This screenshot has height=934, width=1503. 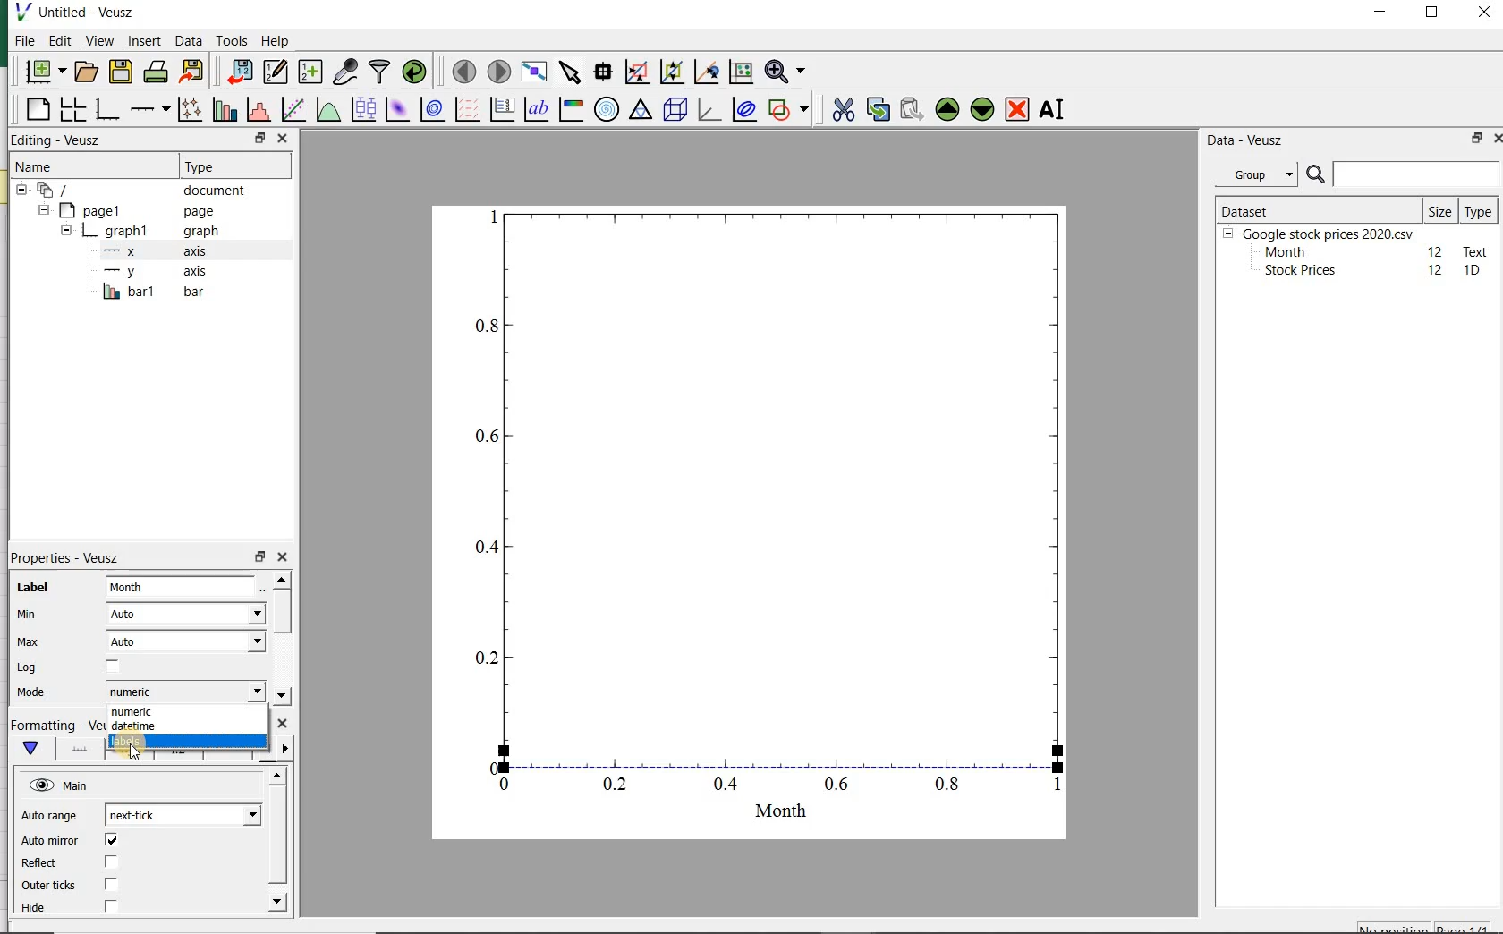 I want to click on labels, so click(x=127, y=743).